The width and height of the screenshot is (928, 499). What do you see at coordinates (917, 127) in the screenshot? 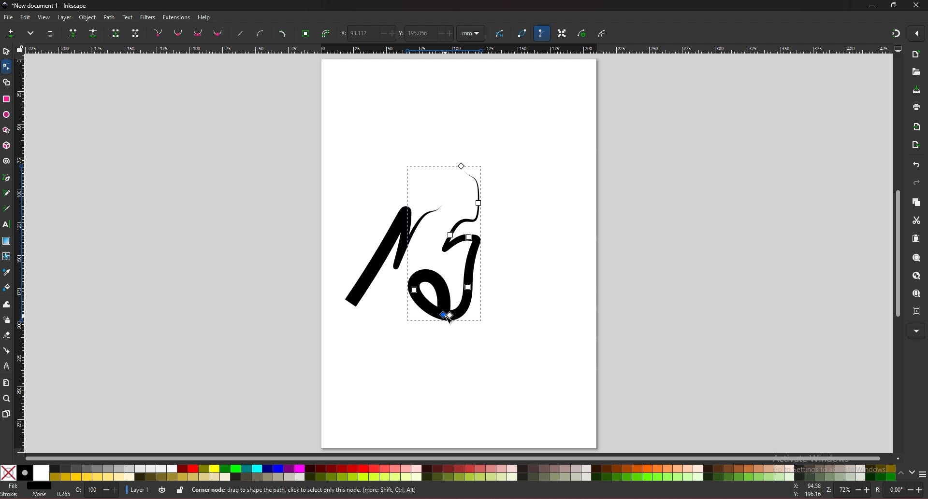
I see `import` at bounding box center [917, 127].